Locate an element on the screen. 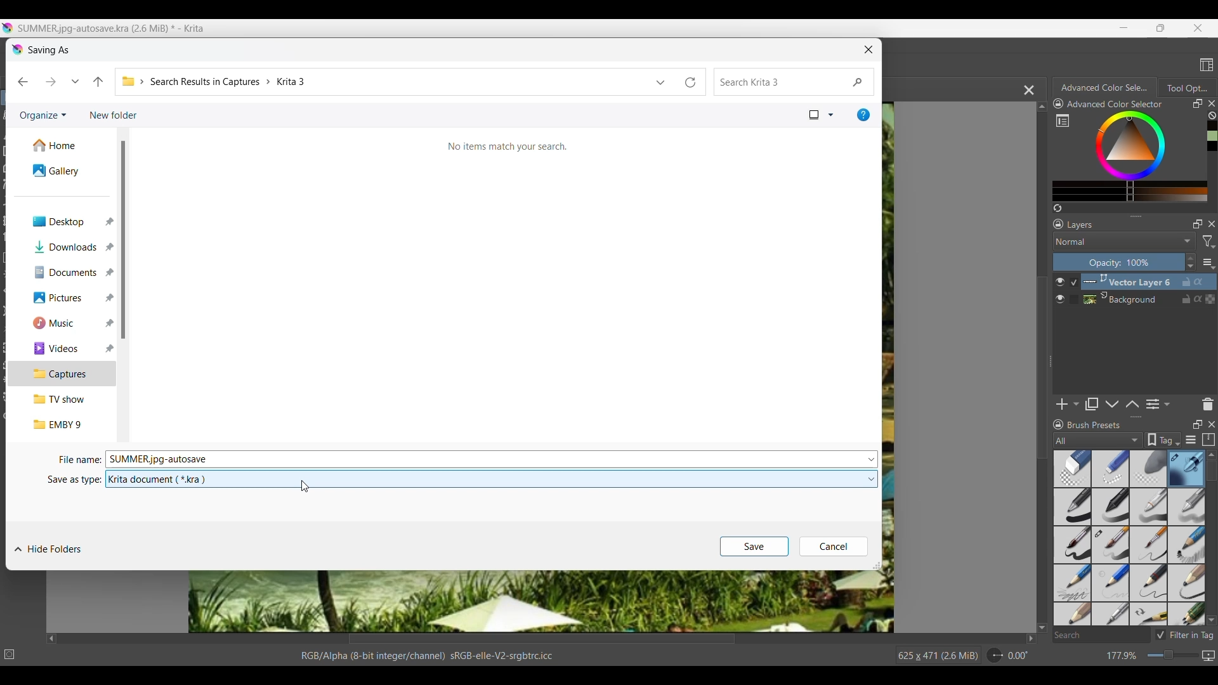 This screenshot has height=685, width=1218. Pictures folder is located at coordinates (62, 298).